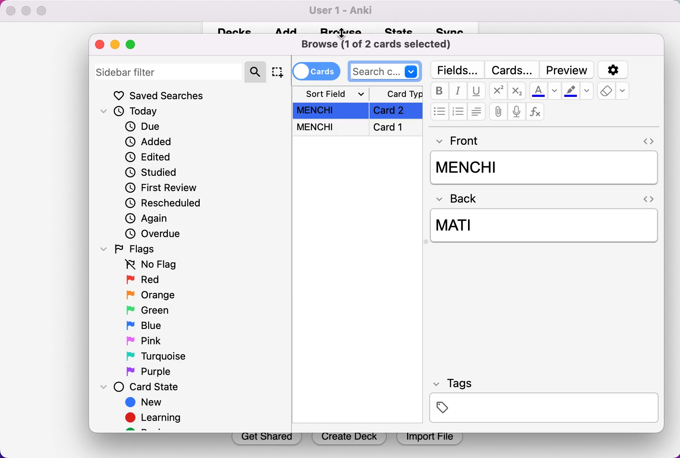 The width and height of the screenshot is (680, 458). I want to click on bold text, so click(439, 91).